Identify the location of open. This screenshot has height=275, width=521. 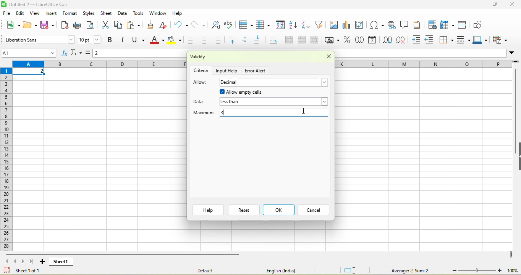
(30, 24).